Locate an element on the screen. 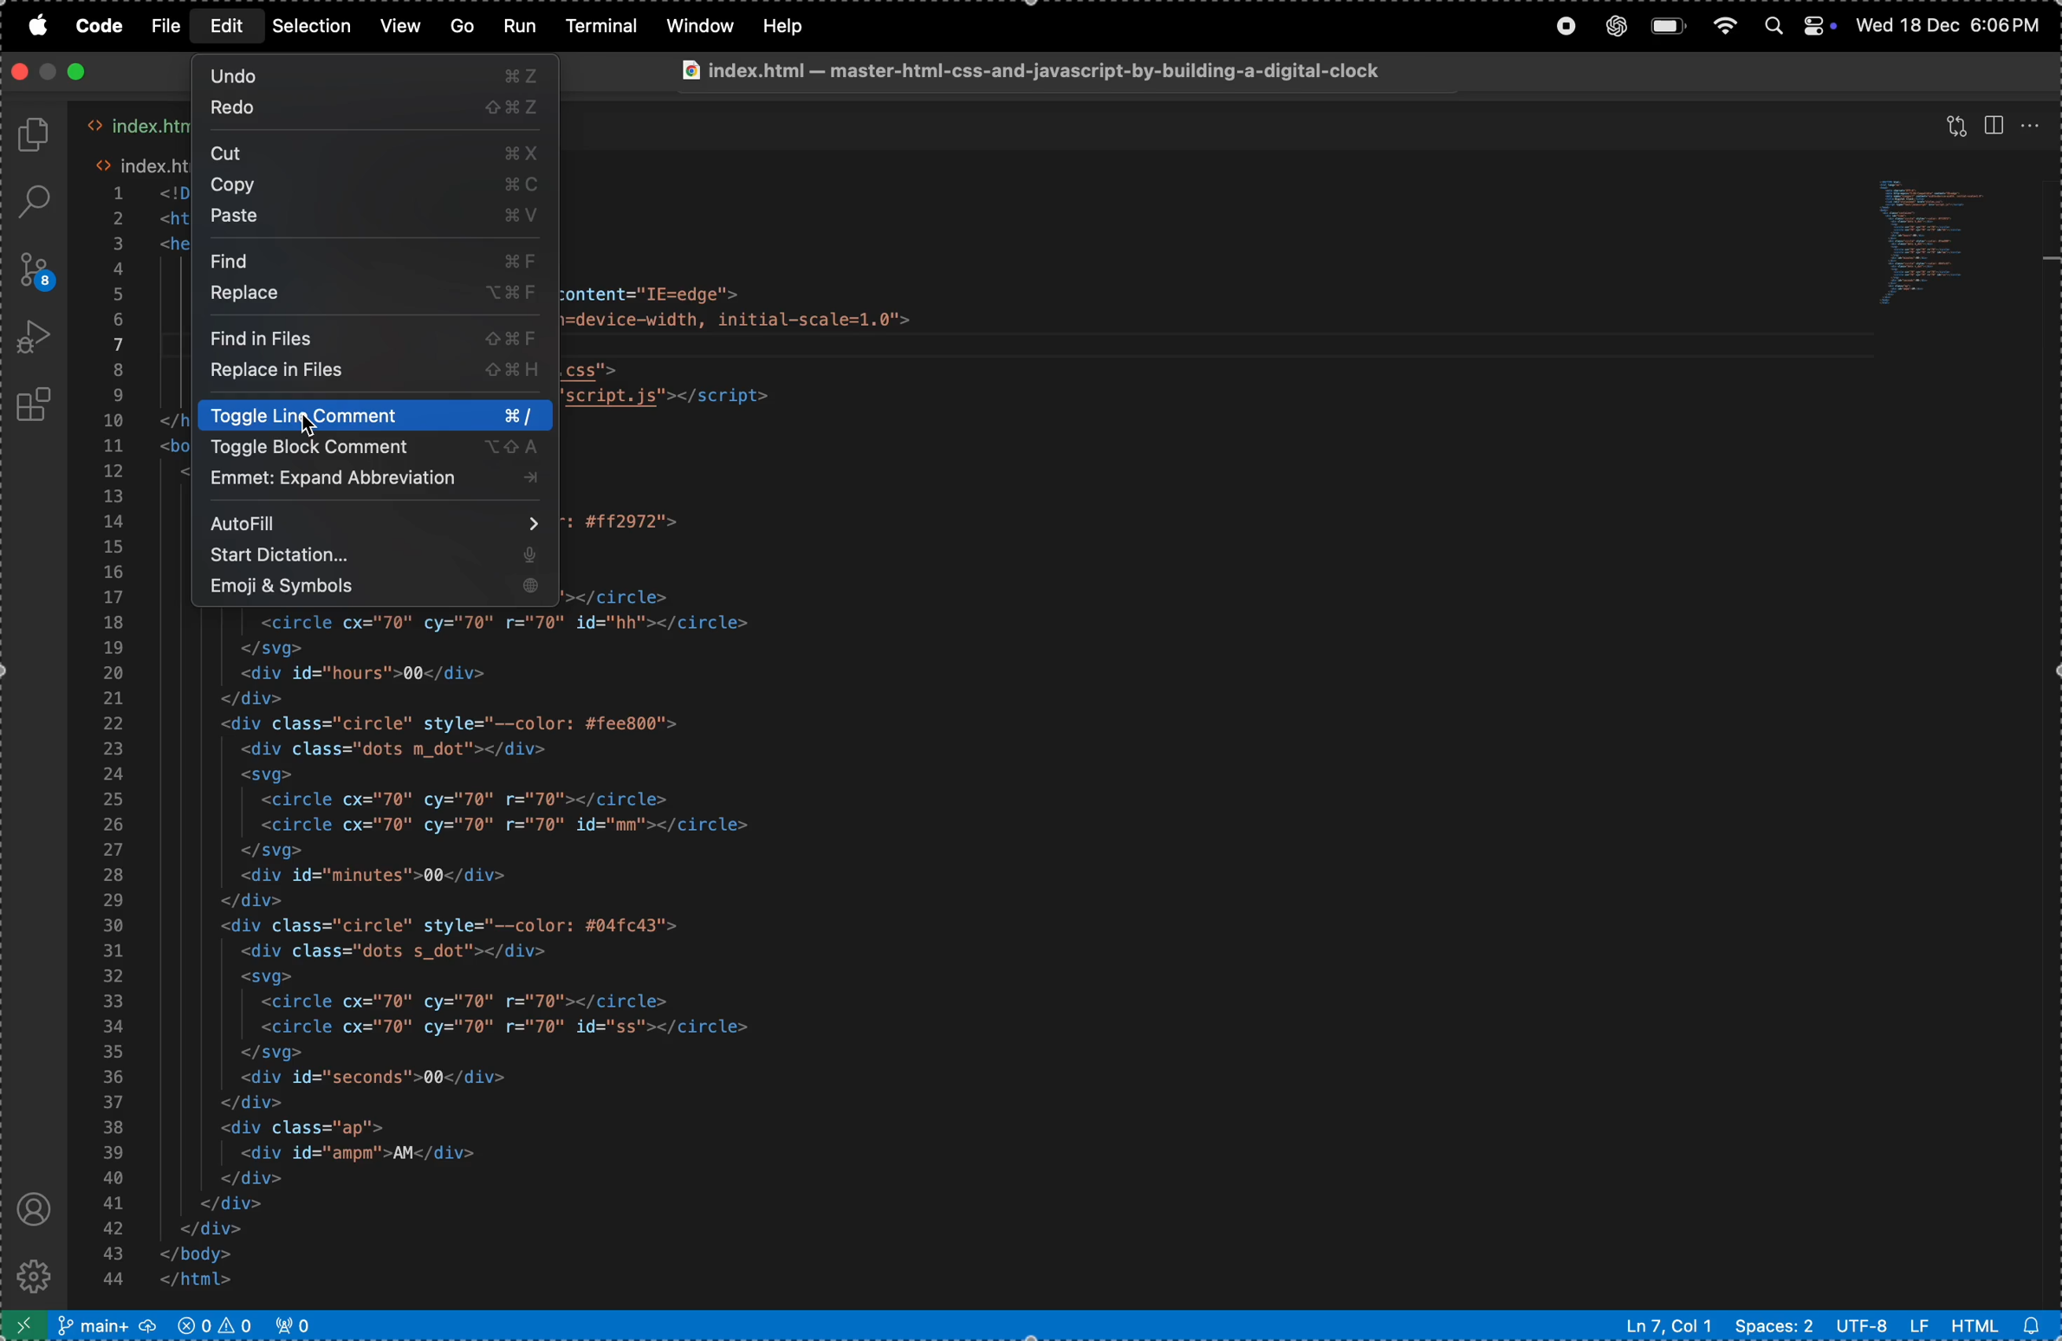 Image resolution: width=2062 pixels, height=1341 pixels. search is located at coordinates (39, 202).